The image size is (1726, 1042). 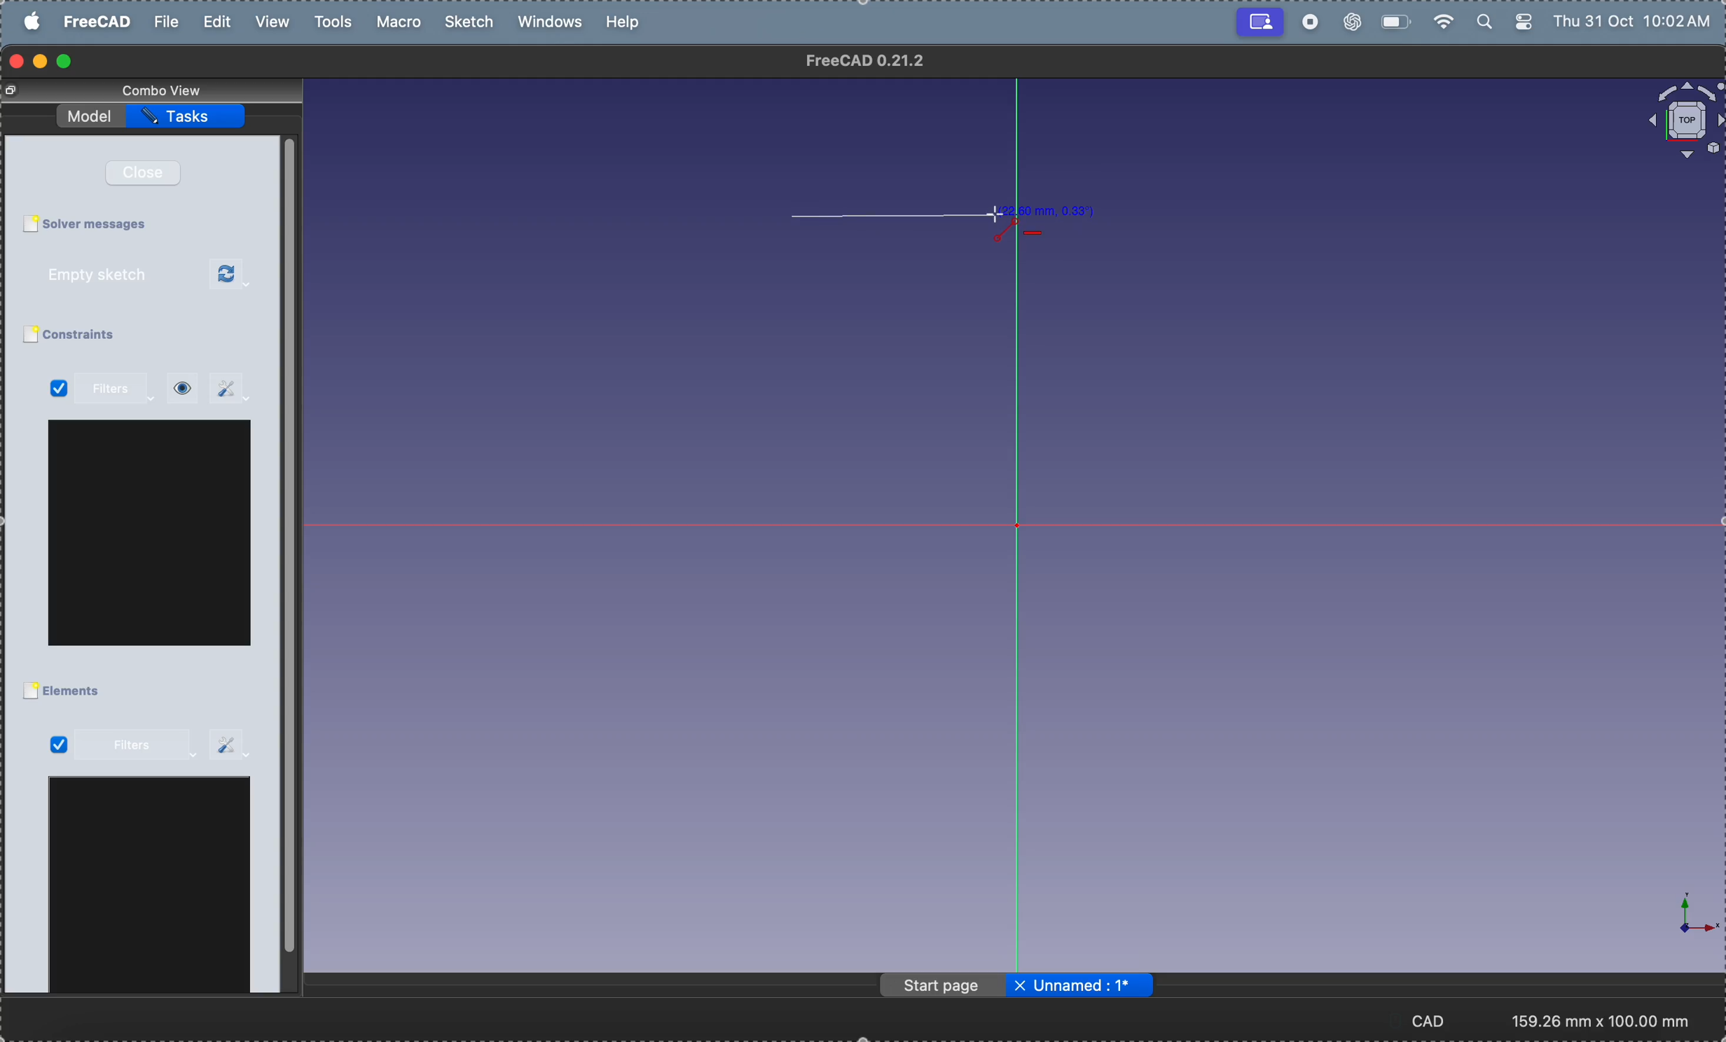 What do you see at coordinates (1093, 985) in the screenshot?
I see `Unnamed: 1` at bounding box center [1093, 985].